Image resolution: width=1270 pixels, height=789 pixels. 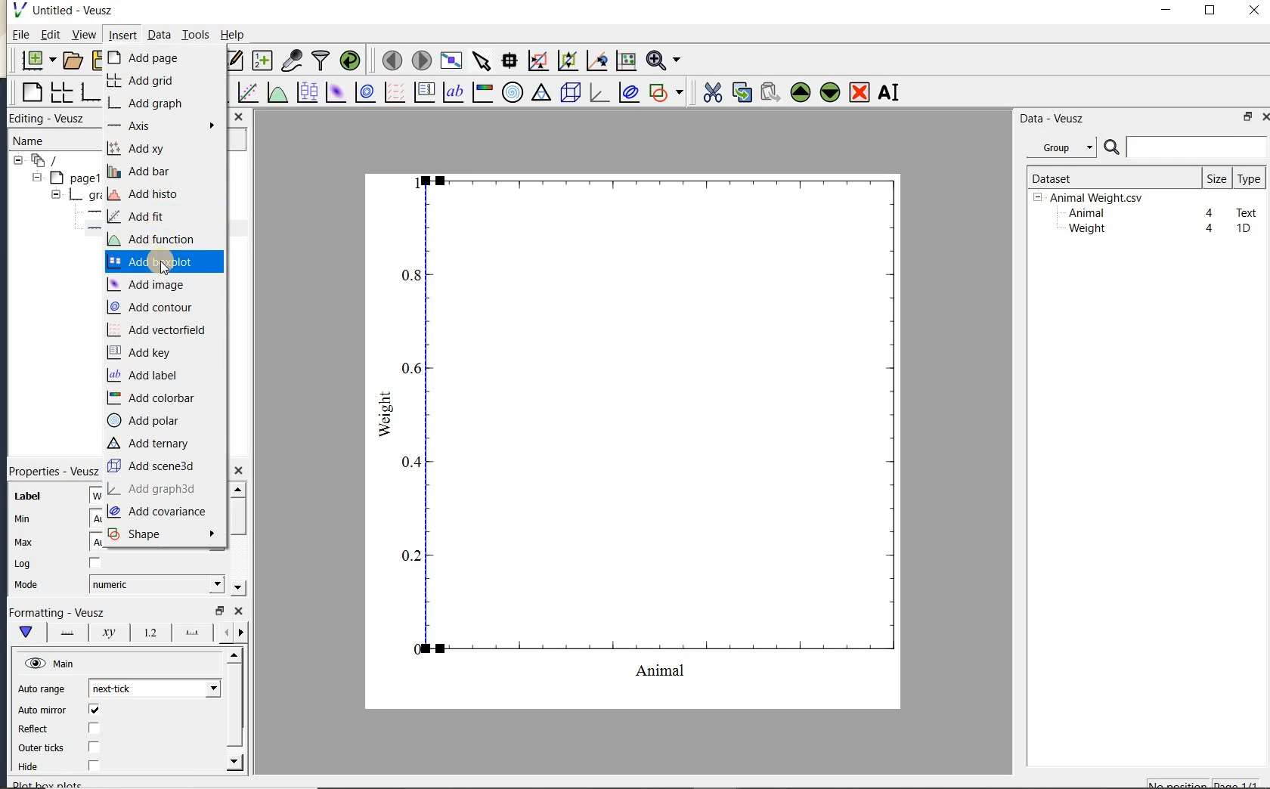 What do you see at coordinates (537, 61) in the screenshot?
I see `click or draw a rectangle to zoom graph axes` at bounding box center [537, 61].